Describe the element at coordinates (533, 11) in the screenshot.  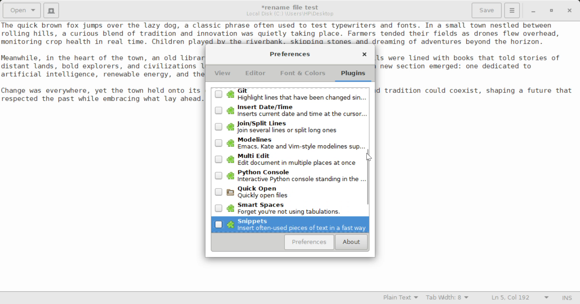
I see `Restore Down` at that location.